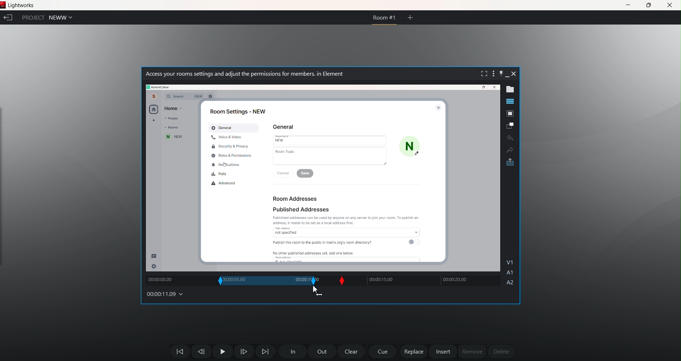 This screenshot has height=361, width=681. Describe the element at coordinates (154, 97) in the screenshot. I see `Account` at that location.